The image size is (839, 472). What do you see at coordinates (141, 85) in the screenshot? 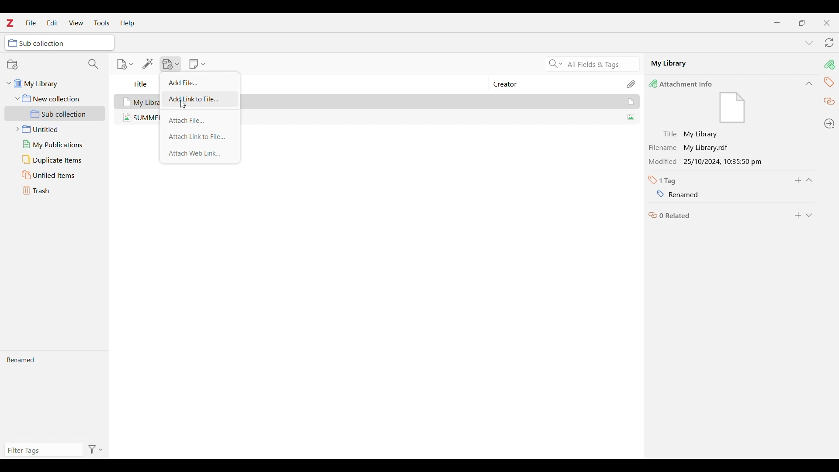
I see `Title ` at bounding box center [141, 85].